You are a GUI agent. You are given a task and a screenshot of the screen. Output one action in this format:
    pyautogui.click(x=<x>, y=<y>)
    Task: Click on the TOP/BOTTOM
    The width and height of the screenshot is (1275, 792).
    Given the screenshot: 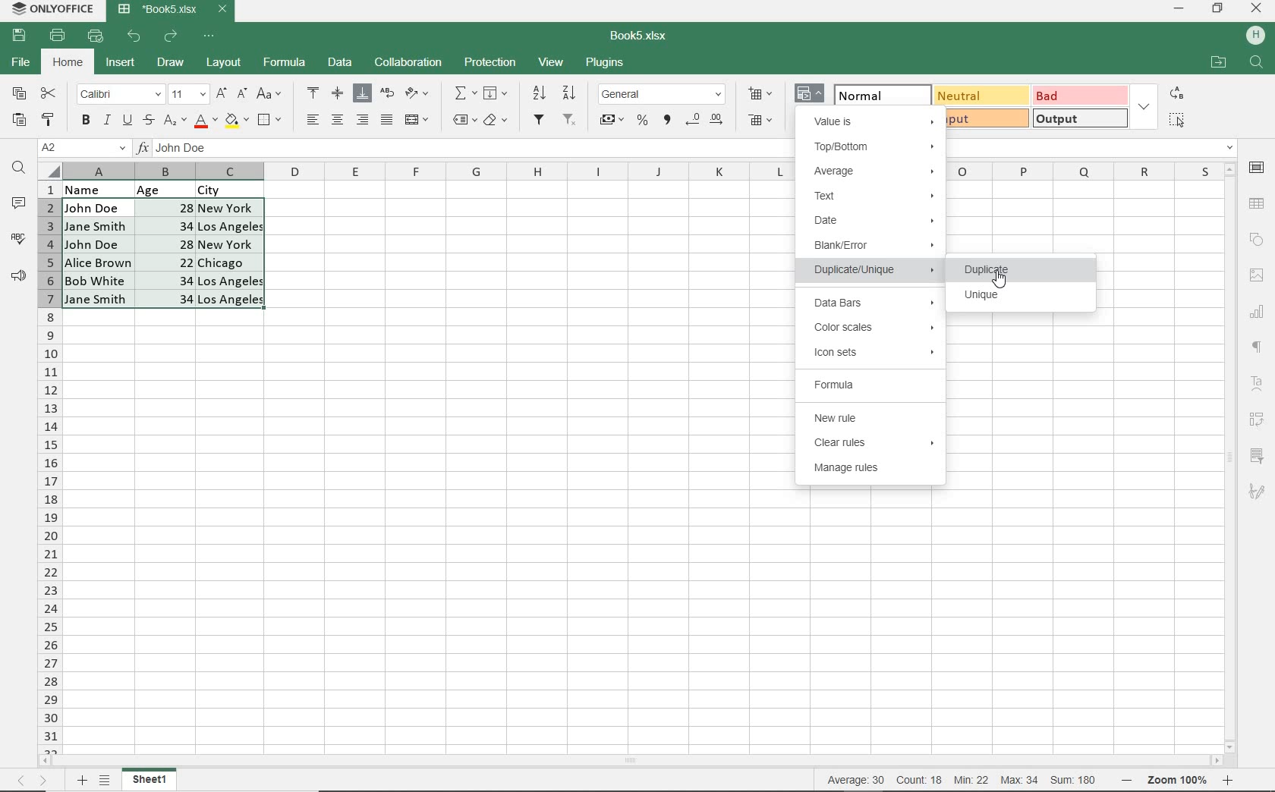 What is the action you would take?
    pyautogui.click(x=874, y=148)
    